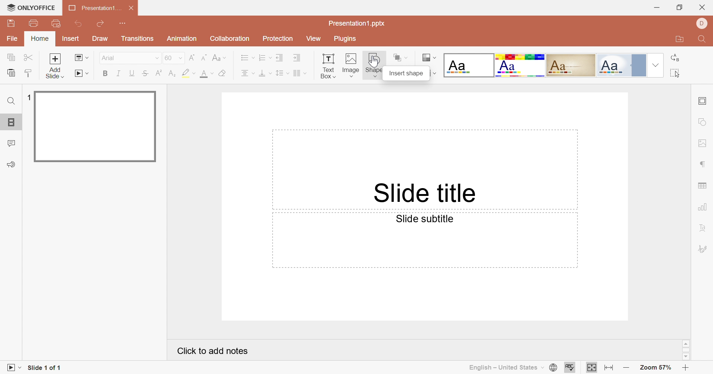 The image size is (713, 374). I want to click on Cut, so click(29, 58).